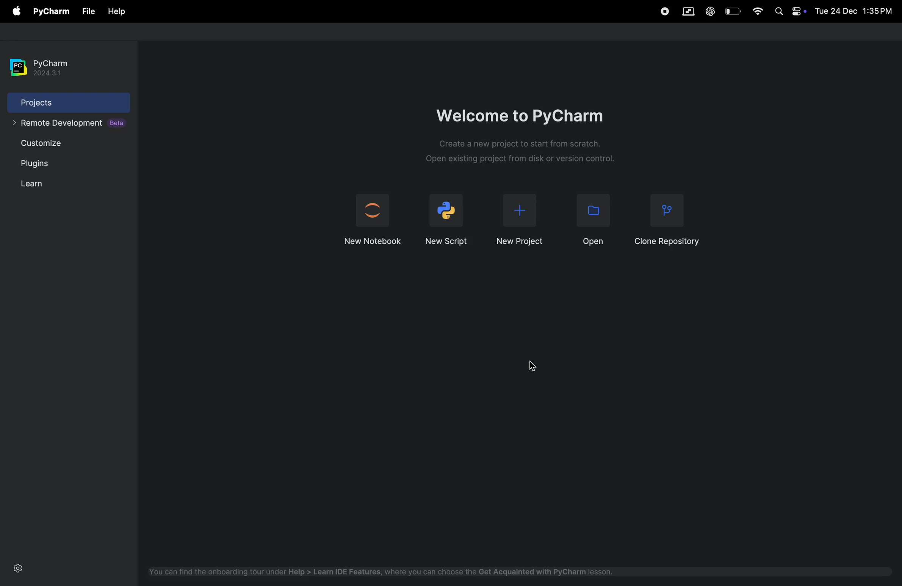 This screenshot has height=586, width=902. What do you see at coordinates (41, 185) in the screenshot?
I see `learn` at bounding box center [41, 185].